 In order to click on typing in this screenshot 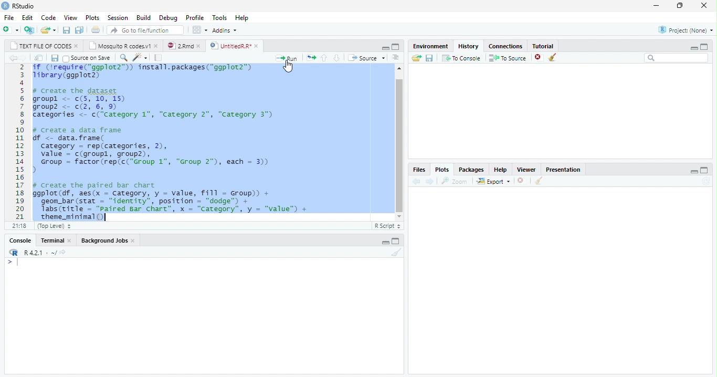, I will do `click(12, 262)`.